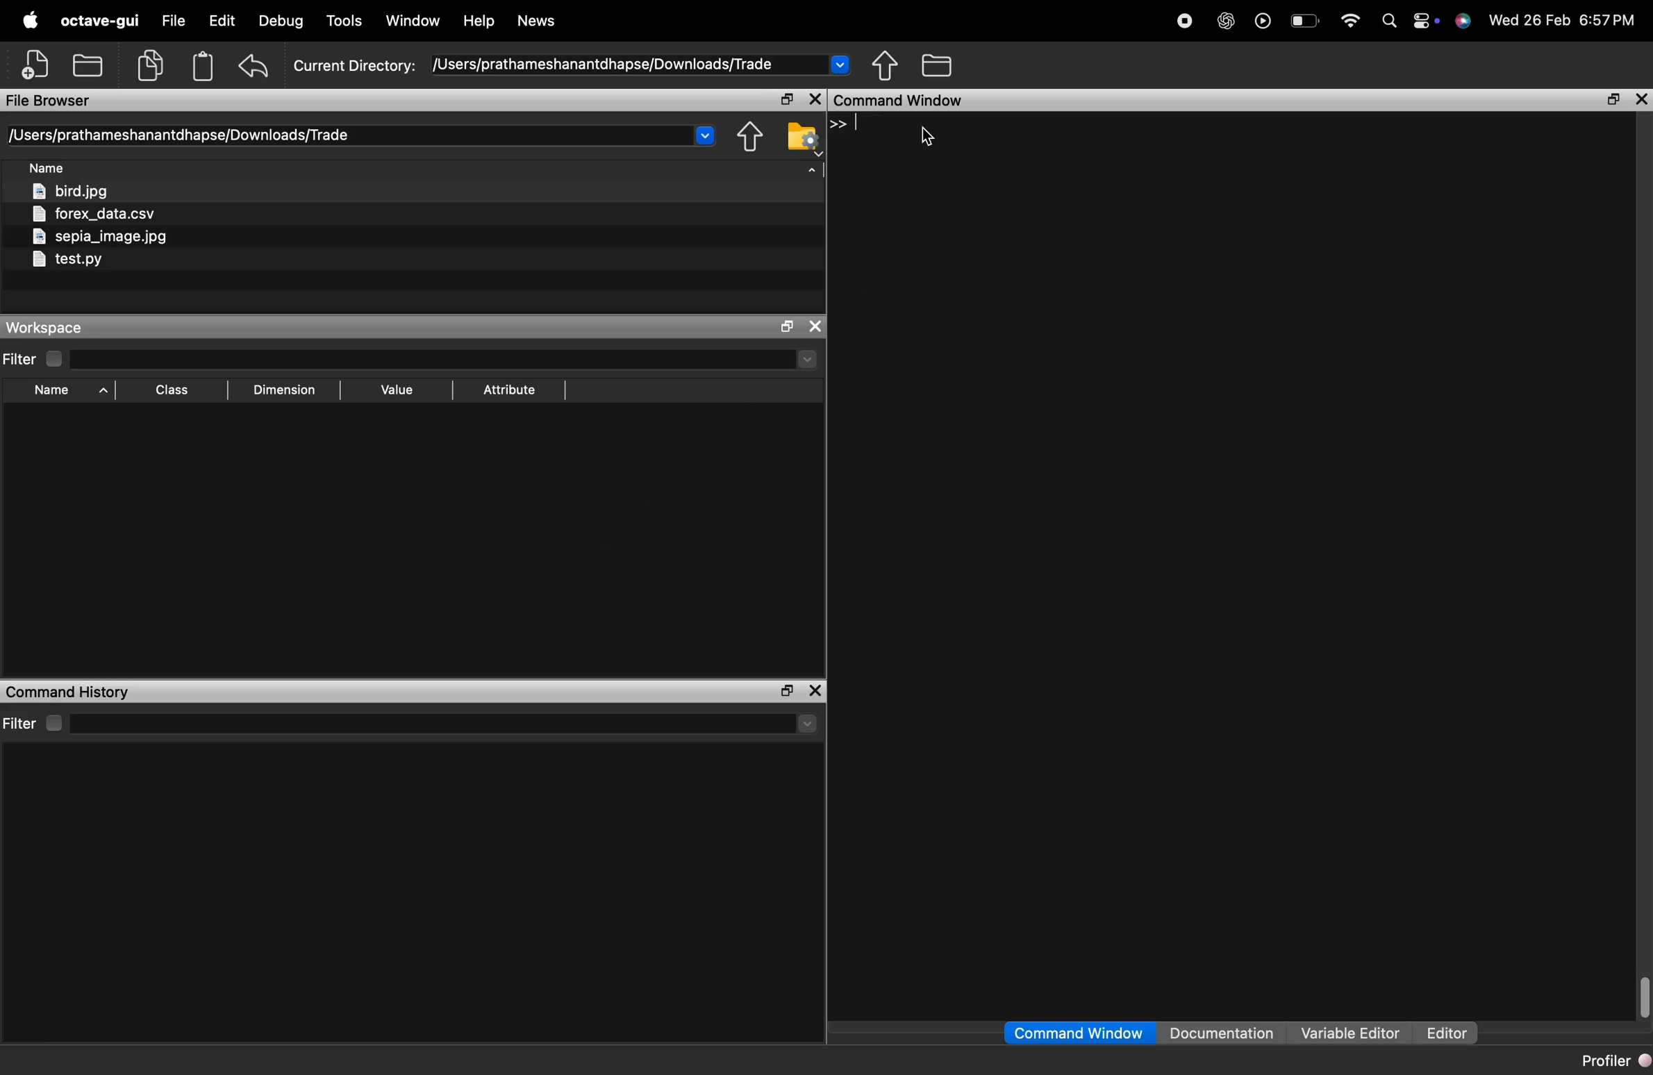 This screenshot has height=1075, width=1653. Describe the element at coordinates (1643, 990) in the screenshot. I see `vertical scrollbar` at that location.